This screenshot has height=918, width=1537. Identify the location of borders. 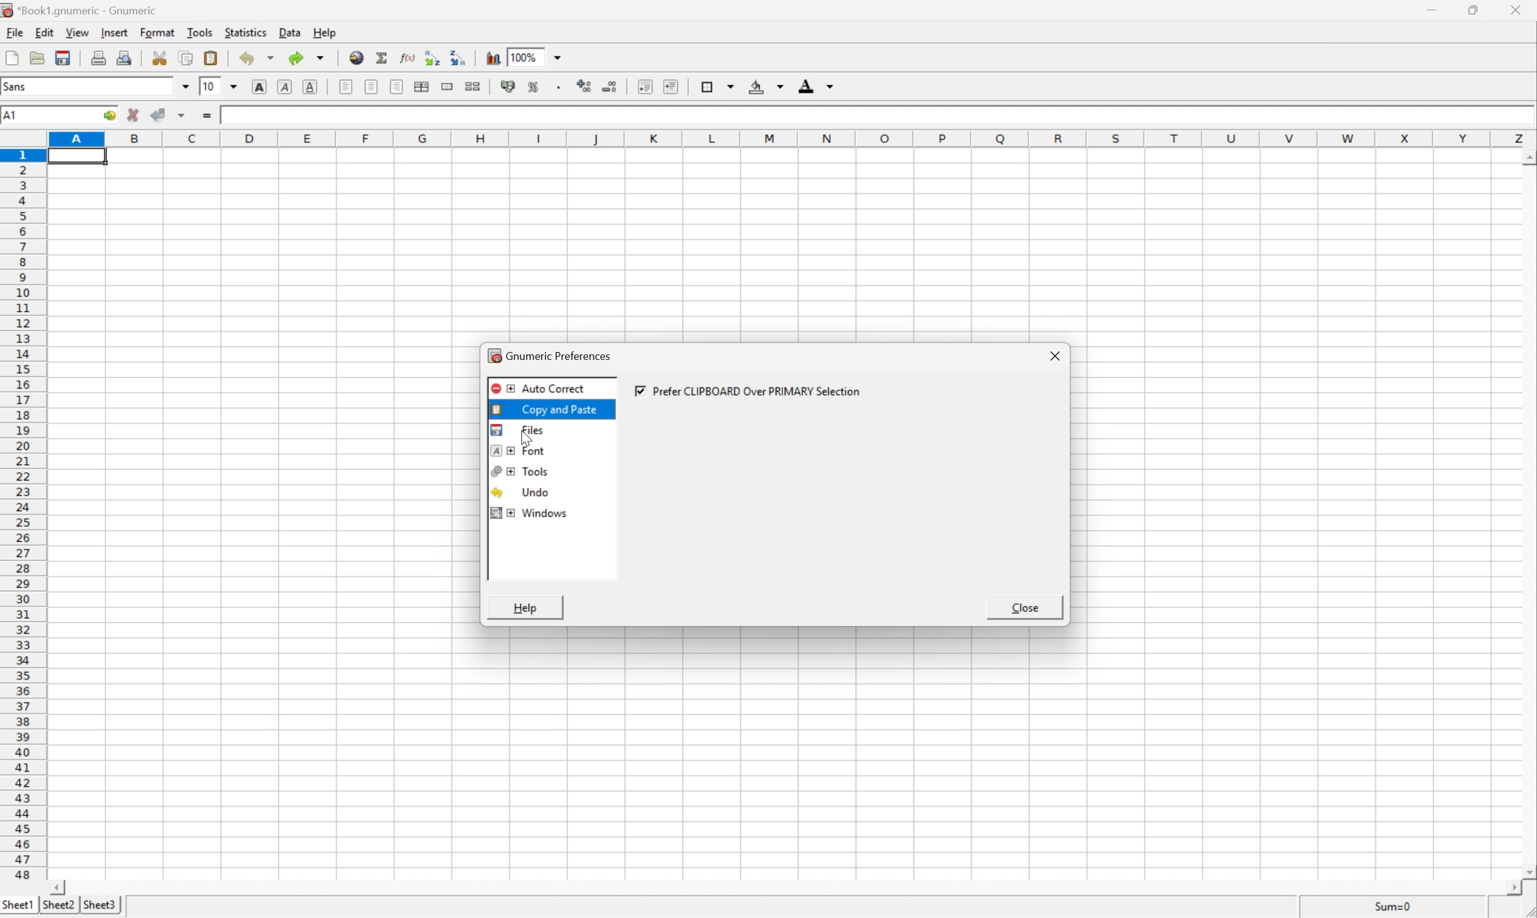
(717, 86).